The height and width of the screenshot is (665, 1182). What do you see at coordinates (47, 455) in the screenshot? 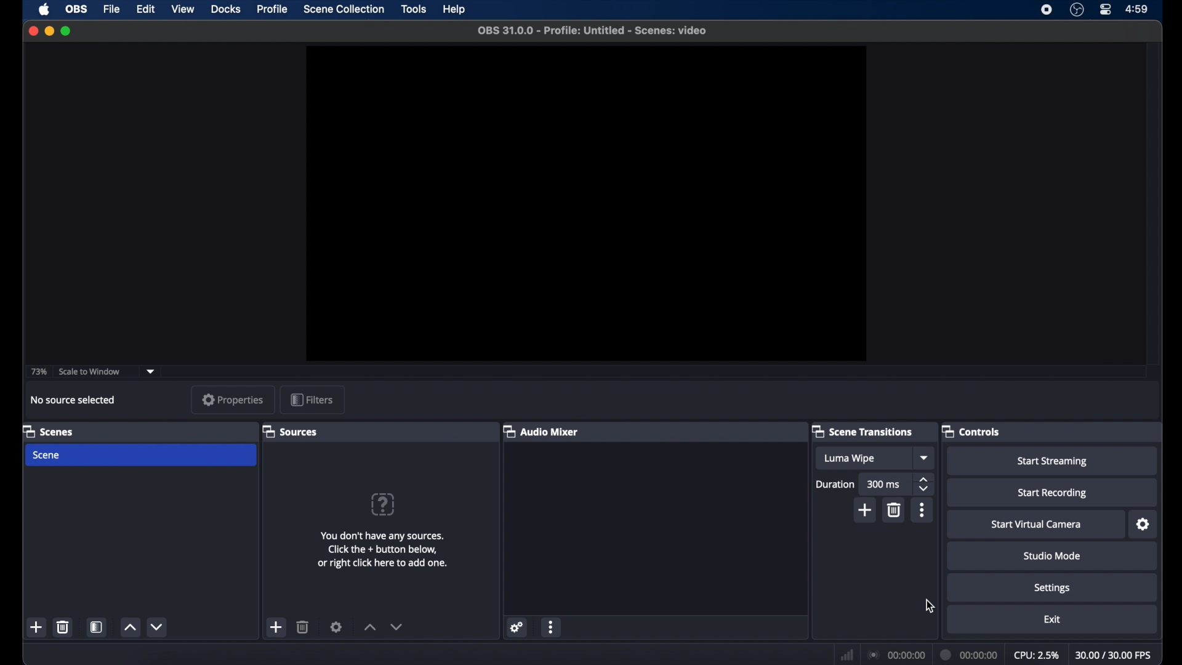
I see `scene` at bounding box center [47, 455].